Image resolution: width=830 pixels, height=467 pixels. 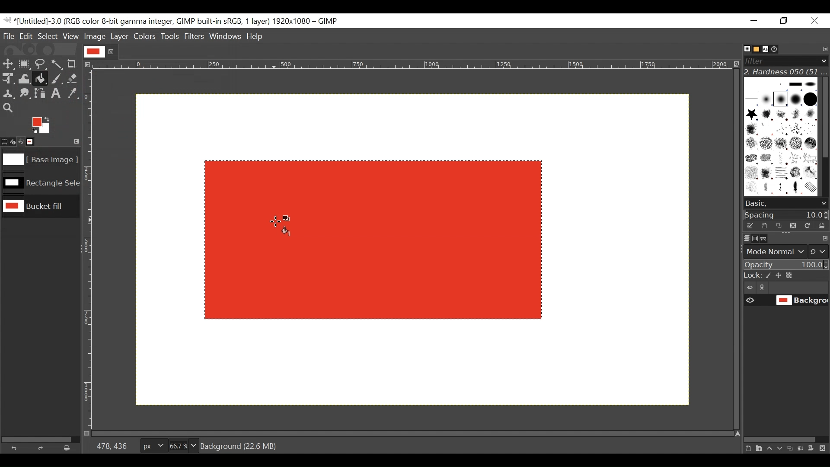 What do you see at coordinates (7, 63) in the screenshot?
I see `Move tool` at bounding box center [7, 63].